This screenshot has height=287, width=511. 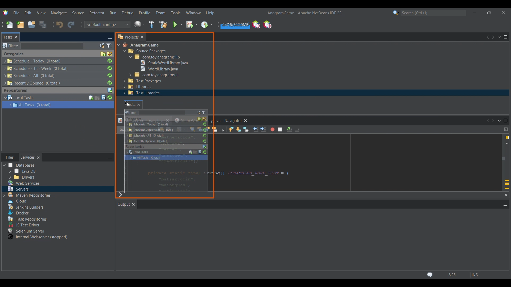 I want to click on Next, so click(x=493, y=37).